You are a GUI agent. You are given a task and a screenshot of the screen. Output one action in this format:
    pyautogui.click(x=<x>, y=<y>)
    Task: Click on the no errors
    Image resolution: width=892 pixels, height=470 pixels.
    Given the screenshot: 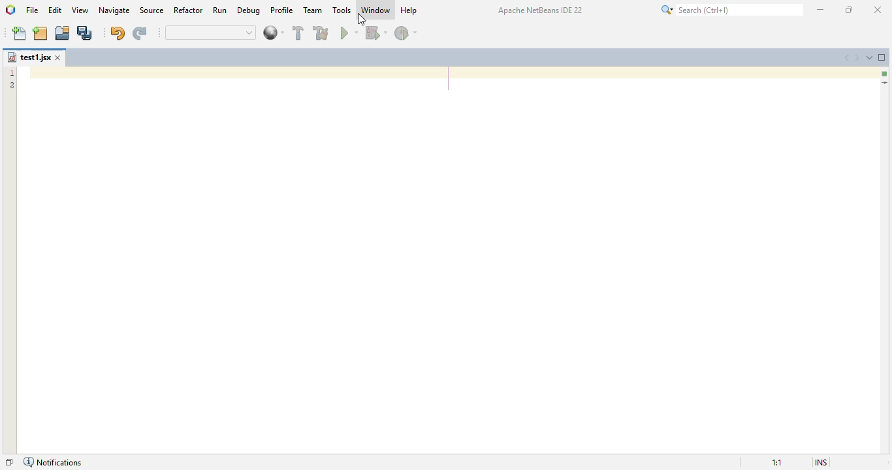 What is the action you would take?
    pyautogui.click(x=884, y=74)
    